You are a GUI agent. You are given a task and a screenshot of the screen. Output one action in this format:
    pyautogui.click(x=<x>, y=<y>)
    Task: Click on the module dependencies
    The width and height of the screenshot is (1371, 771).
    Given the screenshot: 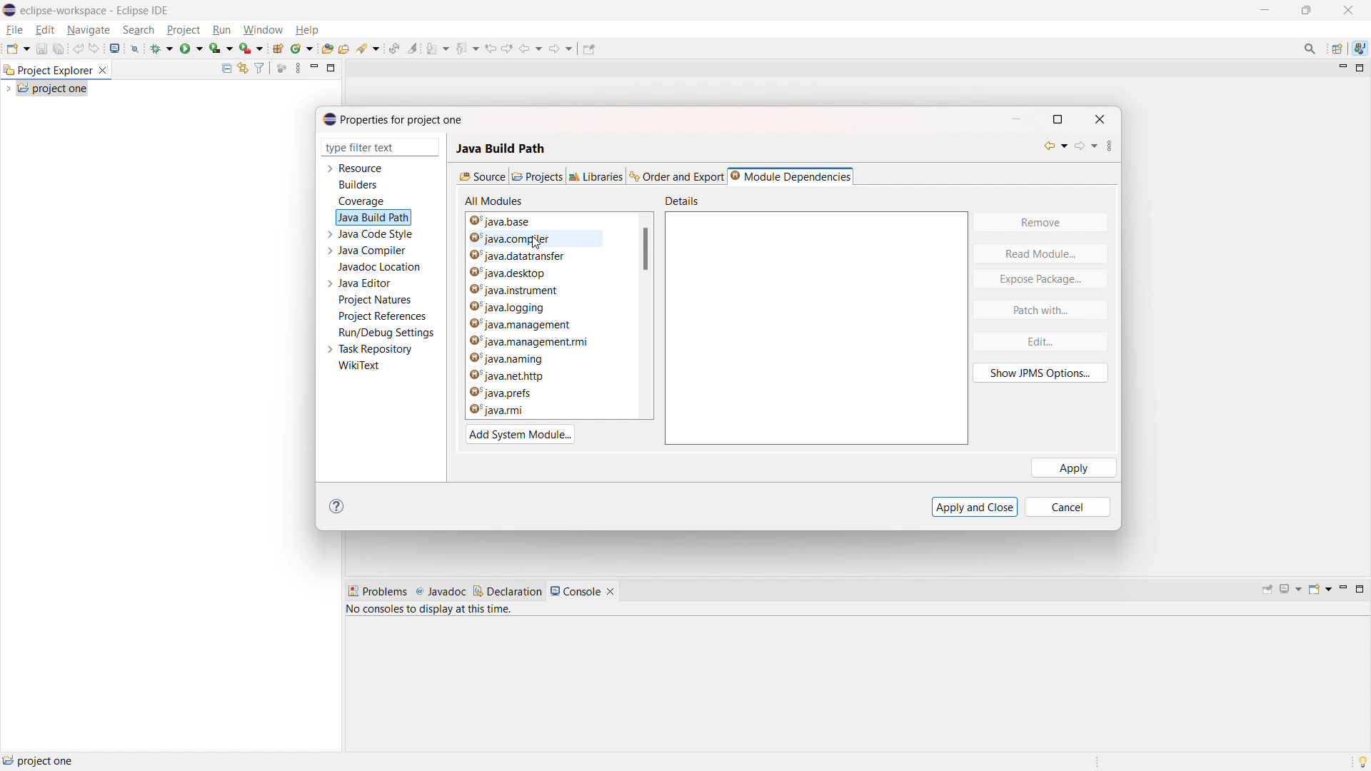 What is the action you would take?
    pyautogui.click(x=790, y=176)
    